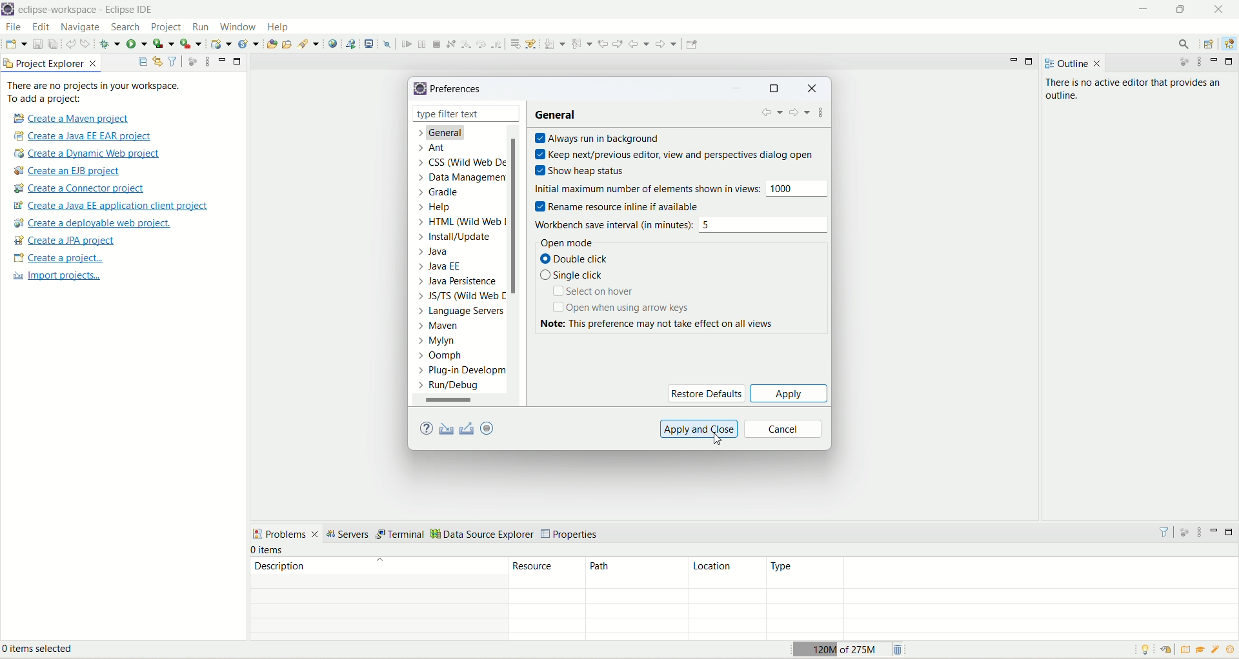  I want to click on eclipse workspace-Eclipse IDE, so click(89, 10).